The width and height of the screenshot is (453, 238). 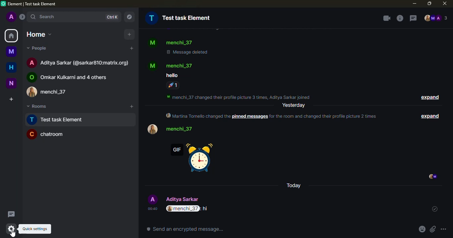 I want to click on video call, so click(x=386, y=18).